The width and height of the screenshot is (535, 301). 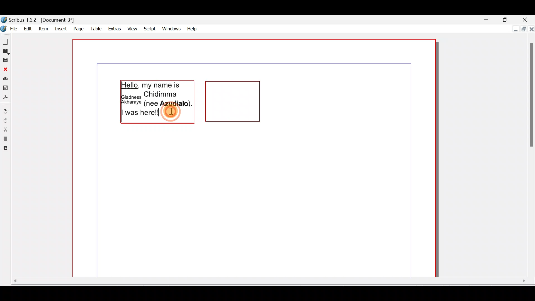 What do you see at coordinates (268, 283) in the screenshot?
I see `Scroll bar` at bounding box center [268, 283].